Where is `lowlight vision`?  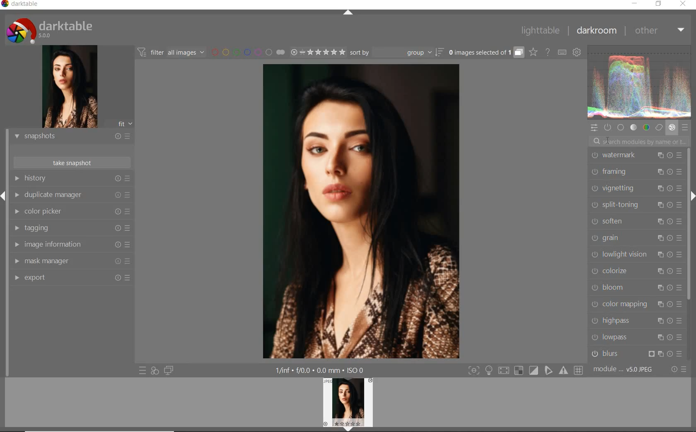 lowlight vision is located at coordinates (635, 254).